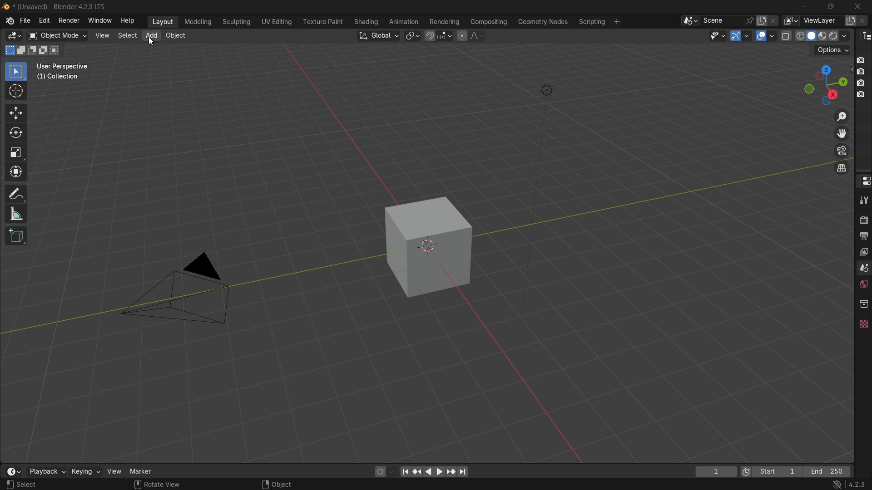 Image resolution: width=872 pixels, height=490 pixels. What do you see at coordinates (778, 471) in the screenshot?
I see `start` at bounding box center [778, 471].